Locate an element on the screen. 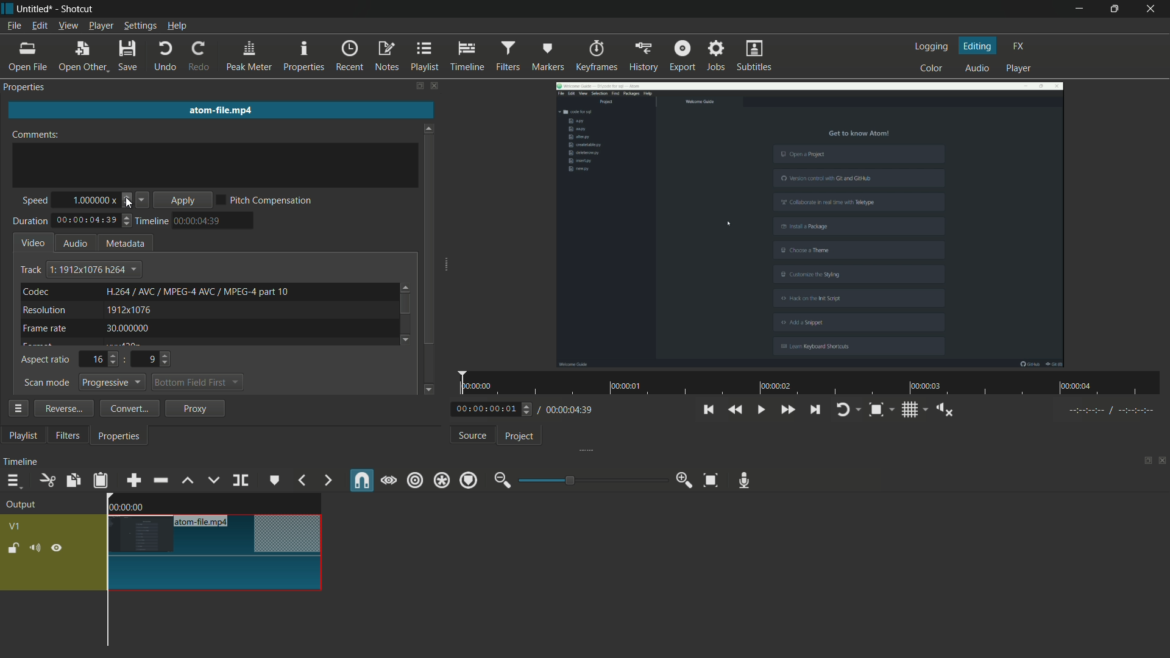 Image resolution: width=1170 pixels, height=658 pixels. more is located at coordinates (18, 408).